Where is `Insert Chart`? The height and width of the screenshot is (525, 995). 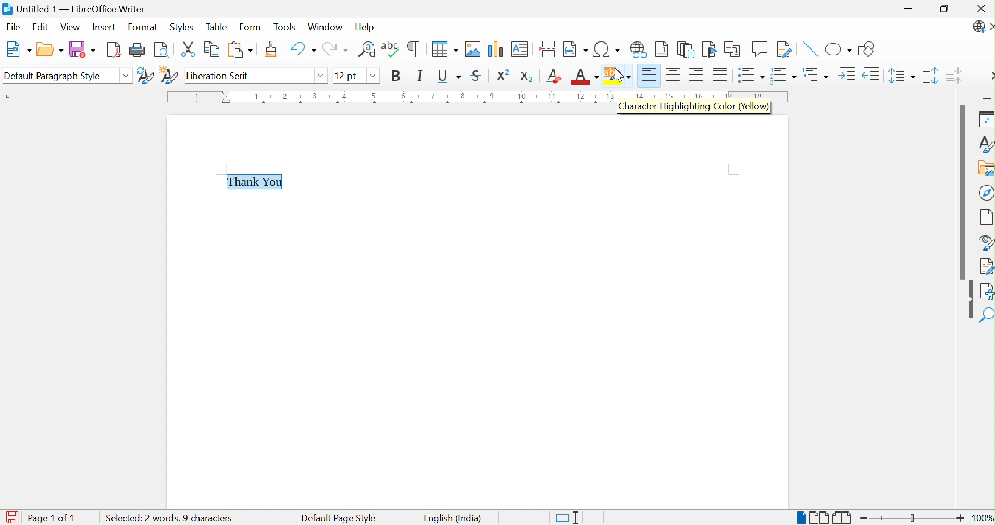 Insert Chart is located at coordinates (495, 49).